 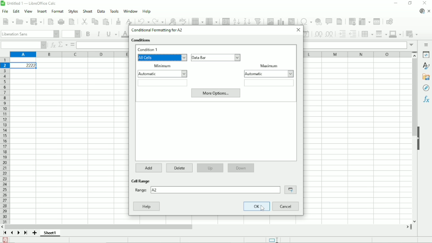 What do you see at coordinates (71, 34) in the screenshot?
I see `Font size` at bounding box center [71, 34].